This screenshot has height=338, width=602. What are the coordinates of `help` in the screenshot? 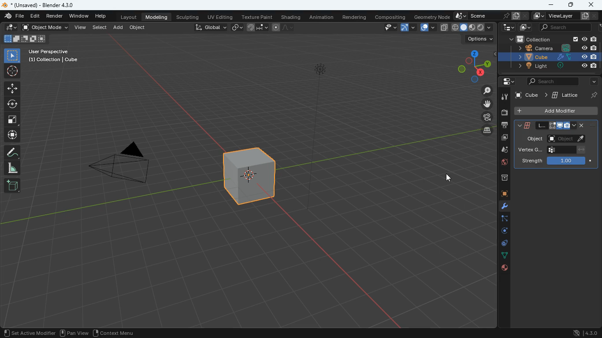 It's located at (103, 16).